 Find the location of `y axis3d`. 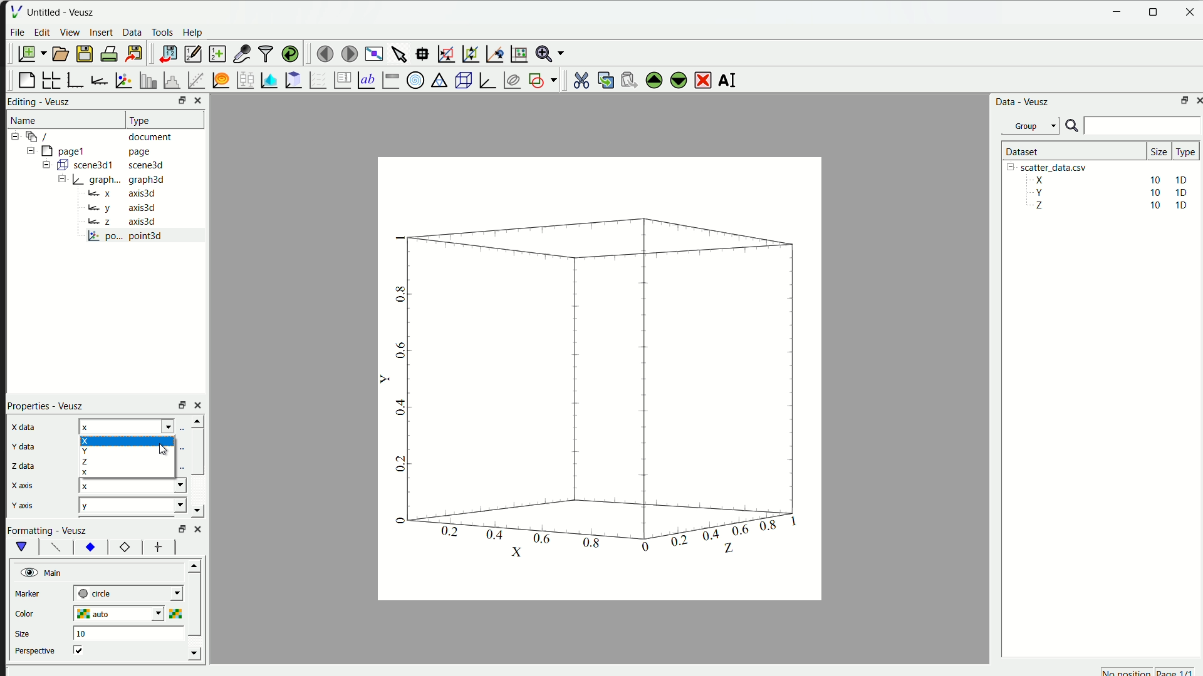

y axis3d is located at coordinates (121, 207).